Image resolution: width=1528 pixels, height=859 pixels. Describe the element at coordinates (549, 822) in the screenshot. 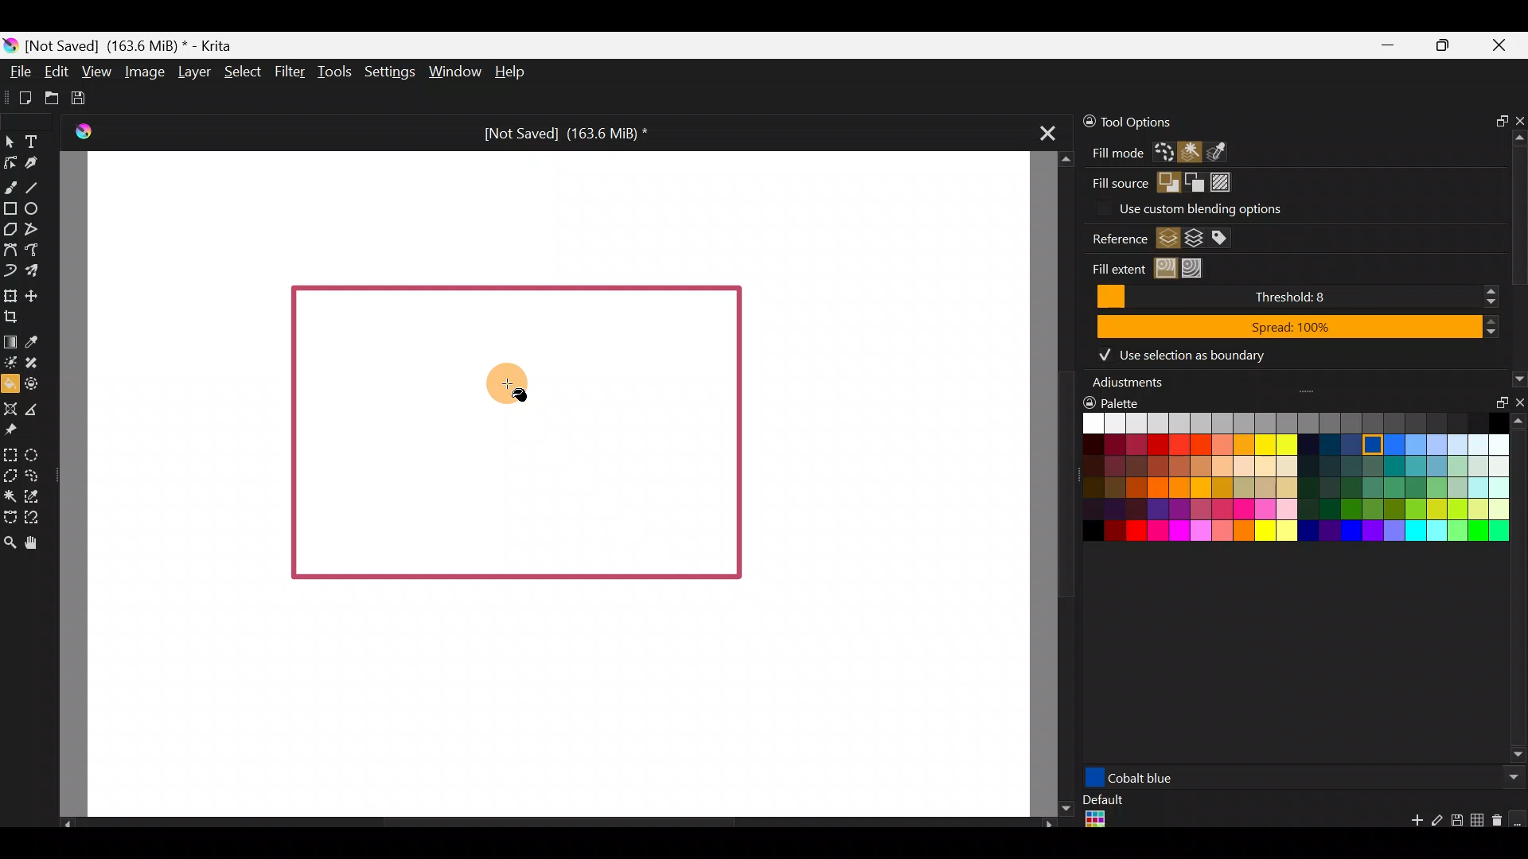

I see `Scroll bar` at that location.